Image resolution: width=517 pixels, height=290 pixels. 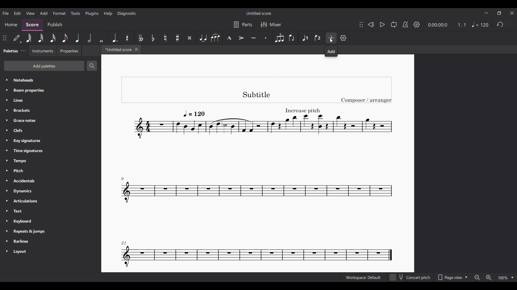 I want to click on Keyboard, so click(x=51, y=221).